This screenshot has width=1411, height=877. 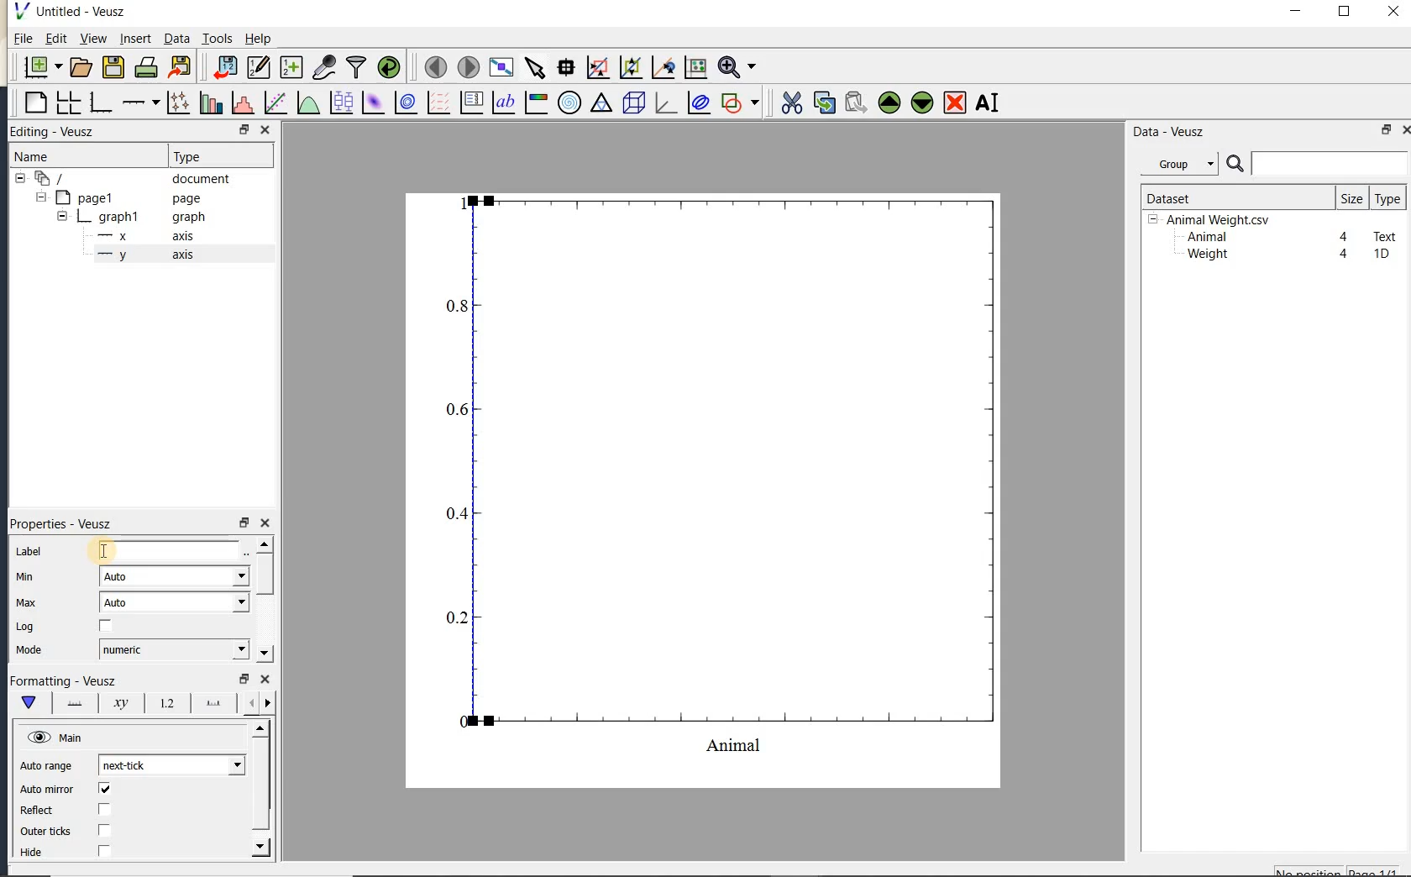 What do you see at coordinates (46, 766) in the screenshot?
I see `Auto range` at bounding box center [46, 766].